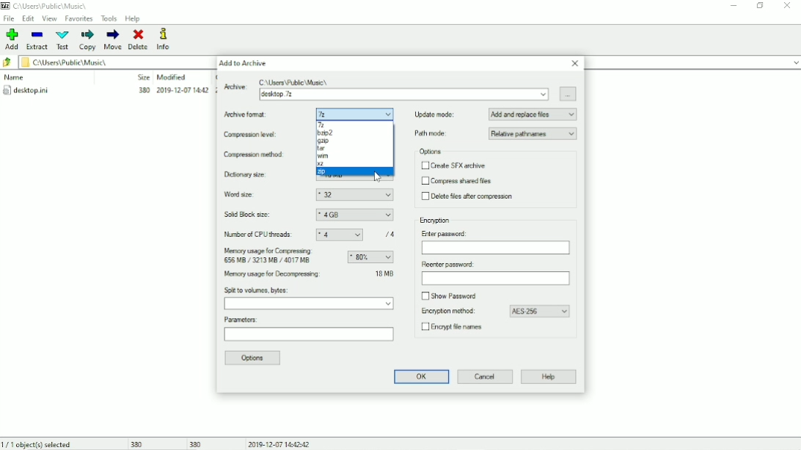 This screenshot has height=450, width=801. I want to click on Word size, so click(310, 195).